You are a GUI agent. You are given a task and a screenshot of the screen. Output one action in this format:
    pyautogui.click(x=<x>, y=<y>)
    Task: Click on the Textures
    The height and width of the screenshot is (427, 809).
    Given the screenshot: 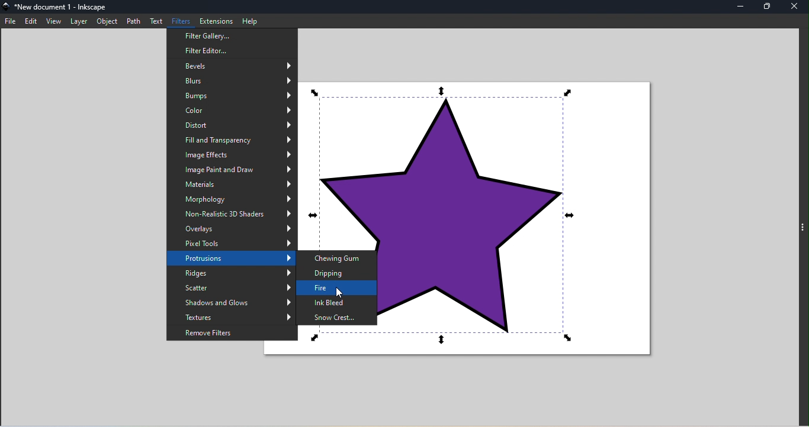 What is the action you would take?
    pyautogui.click(x=229, y=316)
    